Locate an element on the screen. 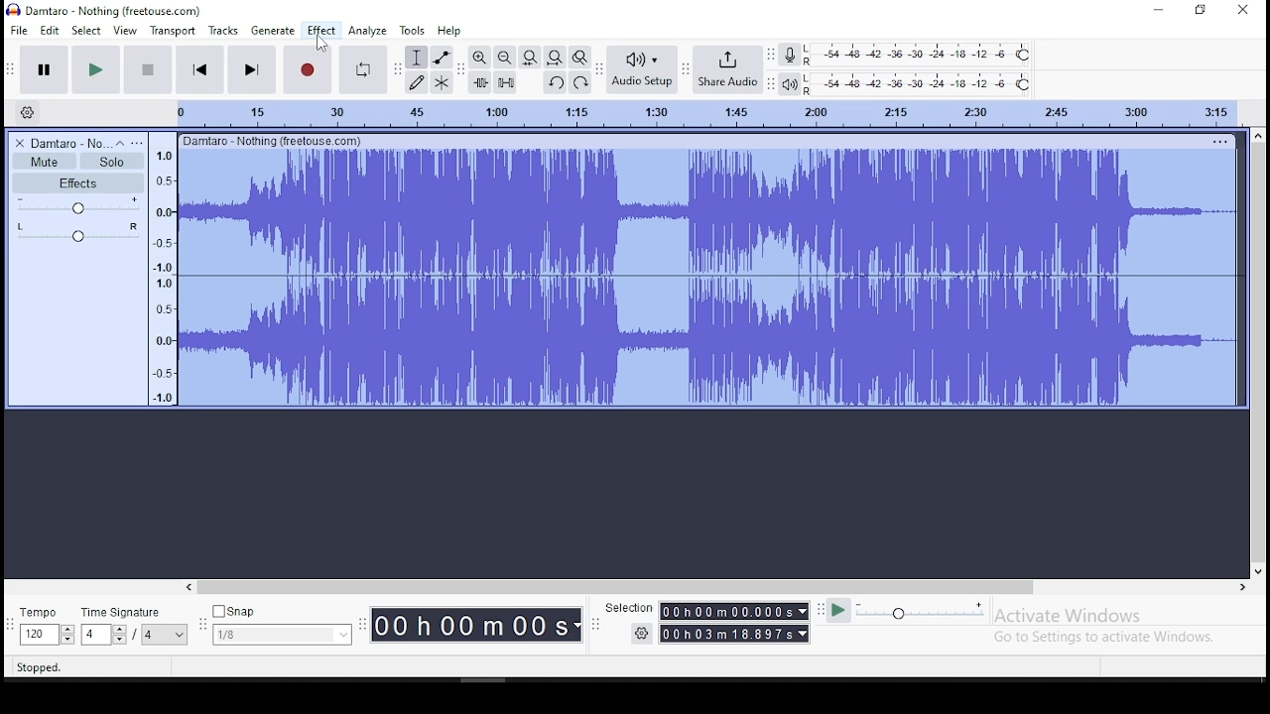 The height and width of the screenshot is (714, 1270). open menu is located at coordinates (140, 142).